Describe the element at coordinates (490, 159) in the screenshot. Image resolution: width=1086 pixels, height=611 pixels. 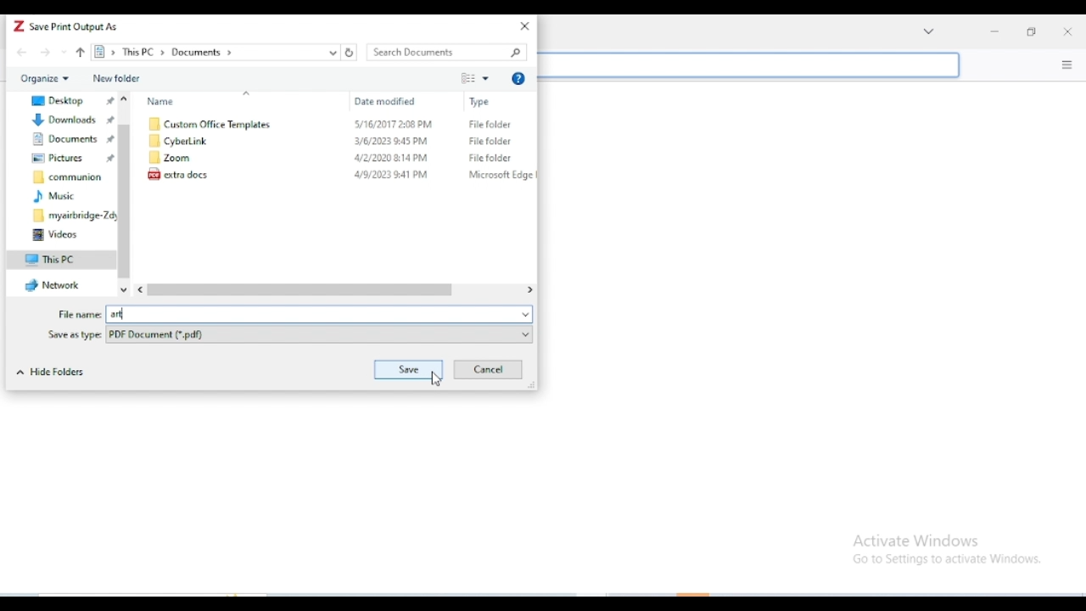
I see `File folder` at that location.